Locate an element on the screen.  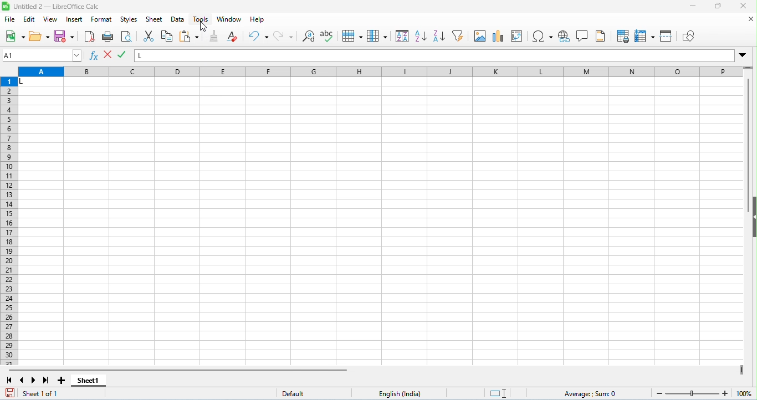
paste is located at coordinates (190, 37).